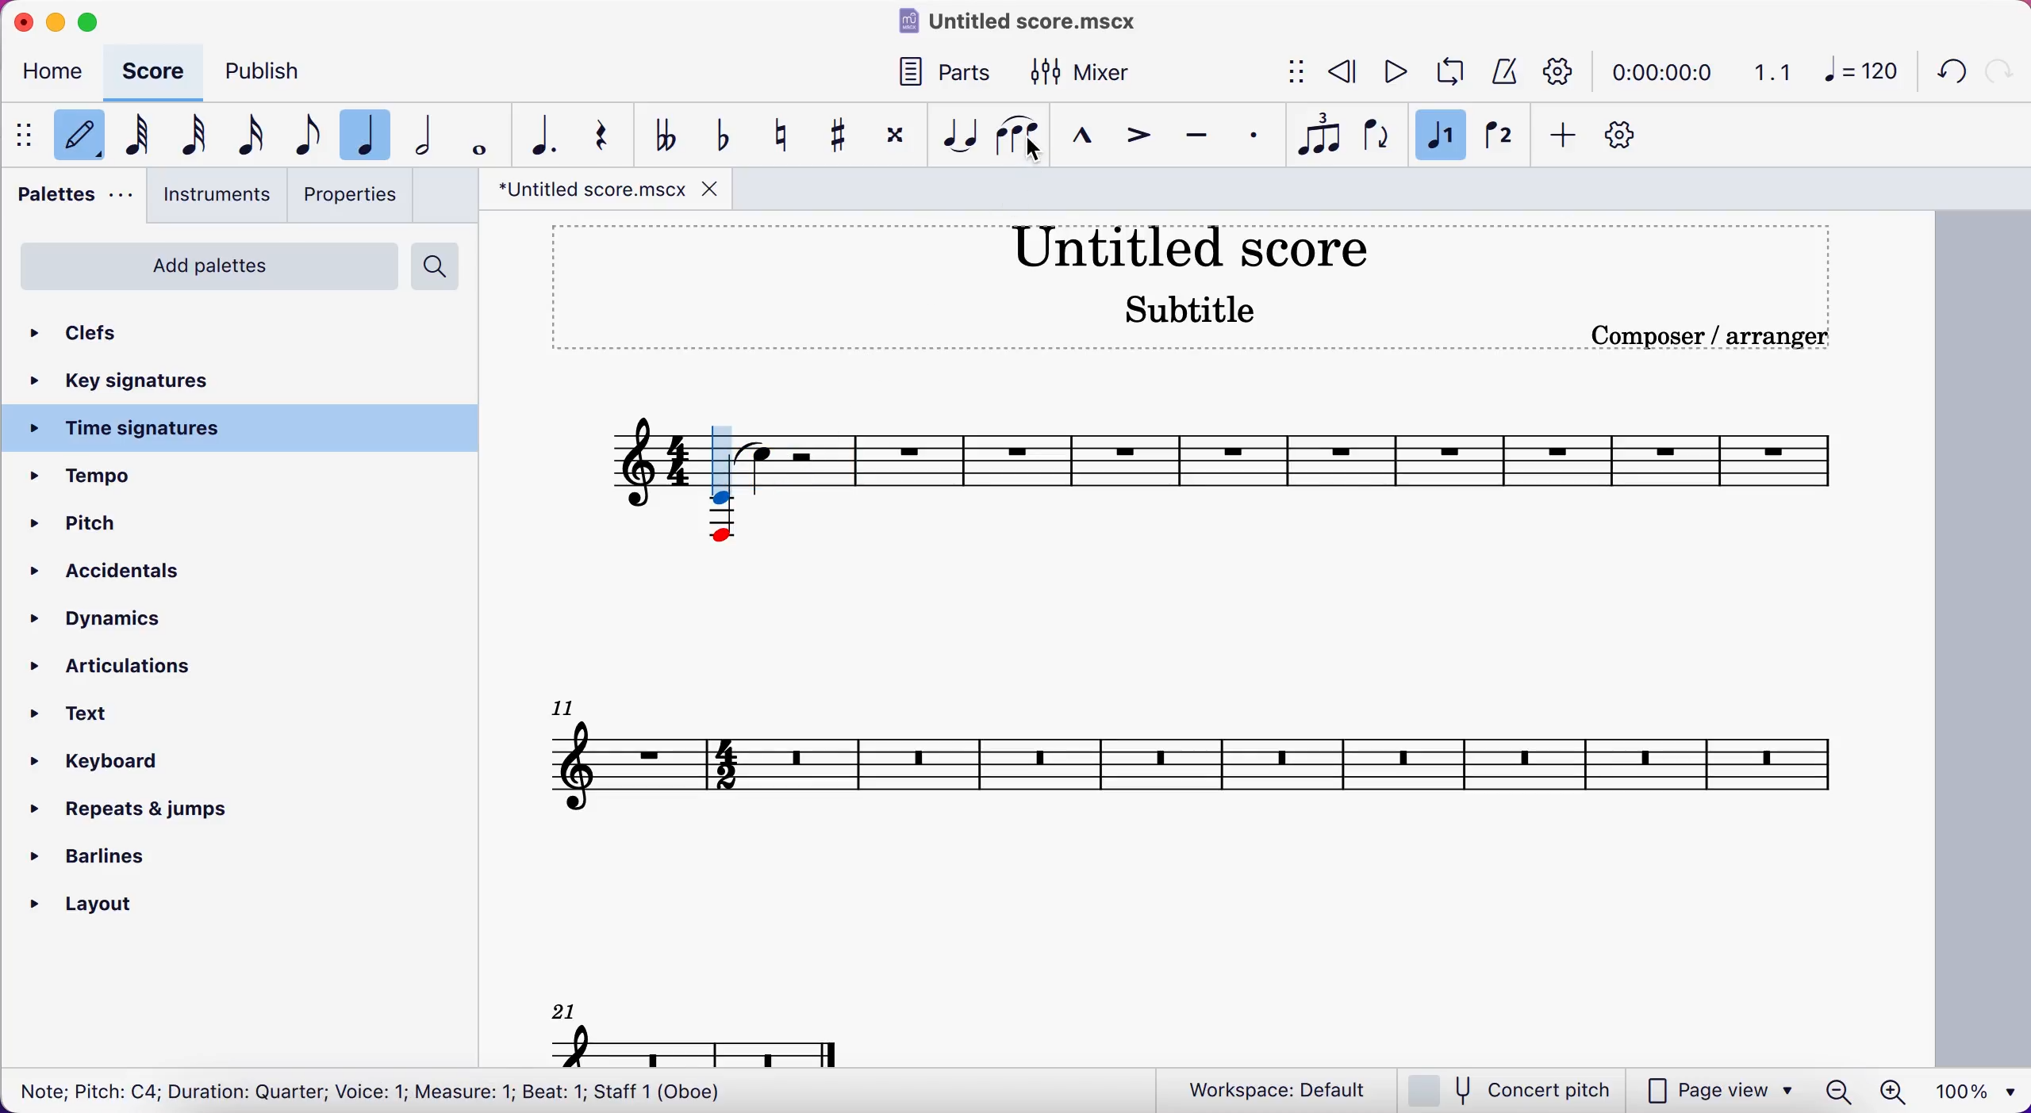 The image size is (2031, 1113). Describe the element at coordinates (1254, 136) in the screenshot. I see `stacatto` at that location.